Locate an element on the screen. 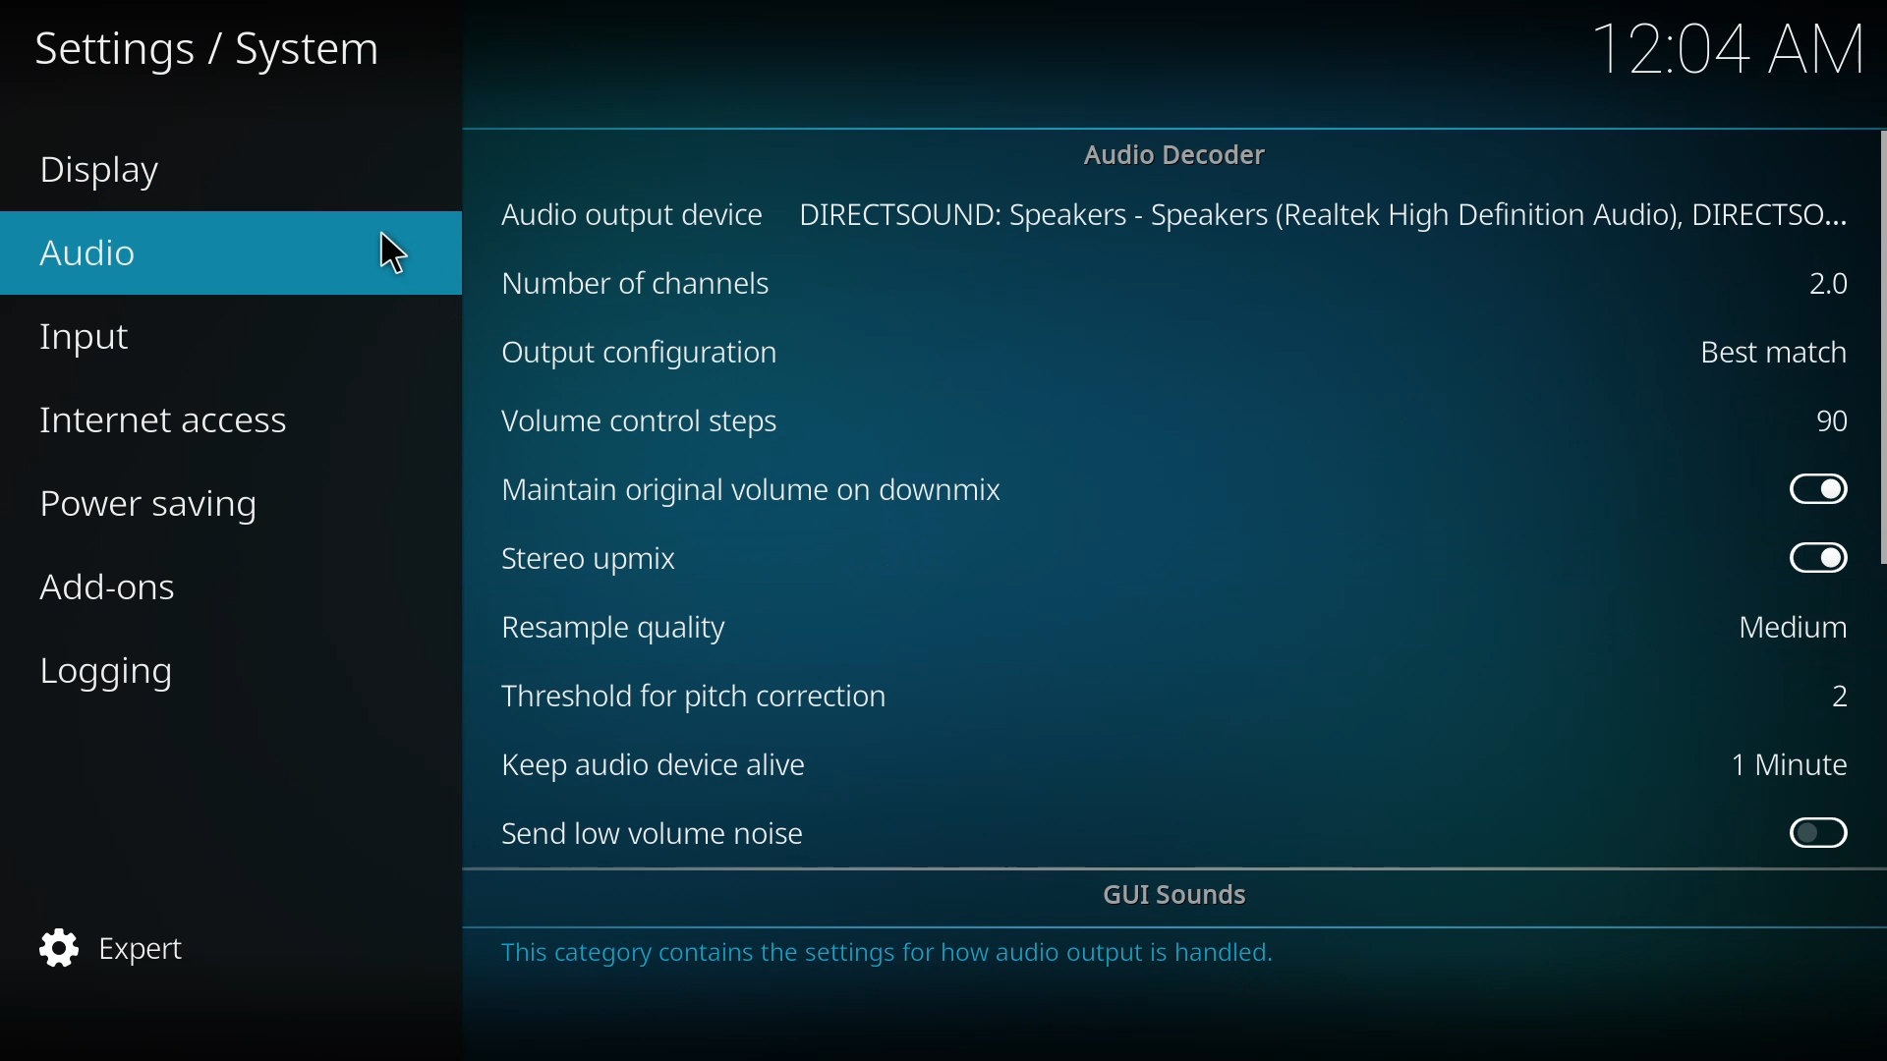 This screenshot has height=1061, width=1887. enabled is located at coordinates (1814, 485).